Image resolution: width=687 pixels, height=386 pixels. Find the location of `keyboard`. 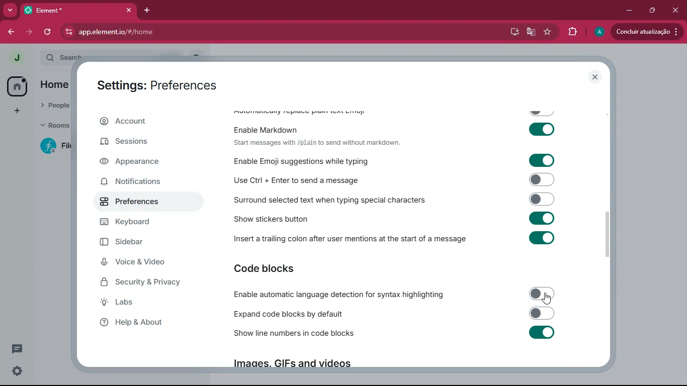

keyboard is located at coordinates (144, 223).